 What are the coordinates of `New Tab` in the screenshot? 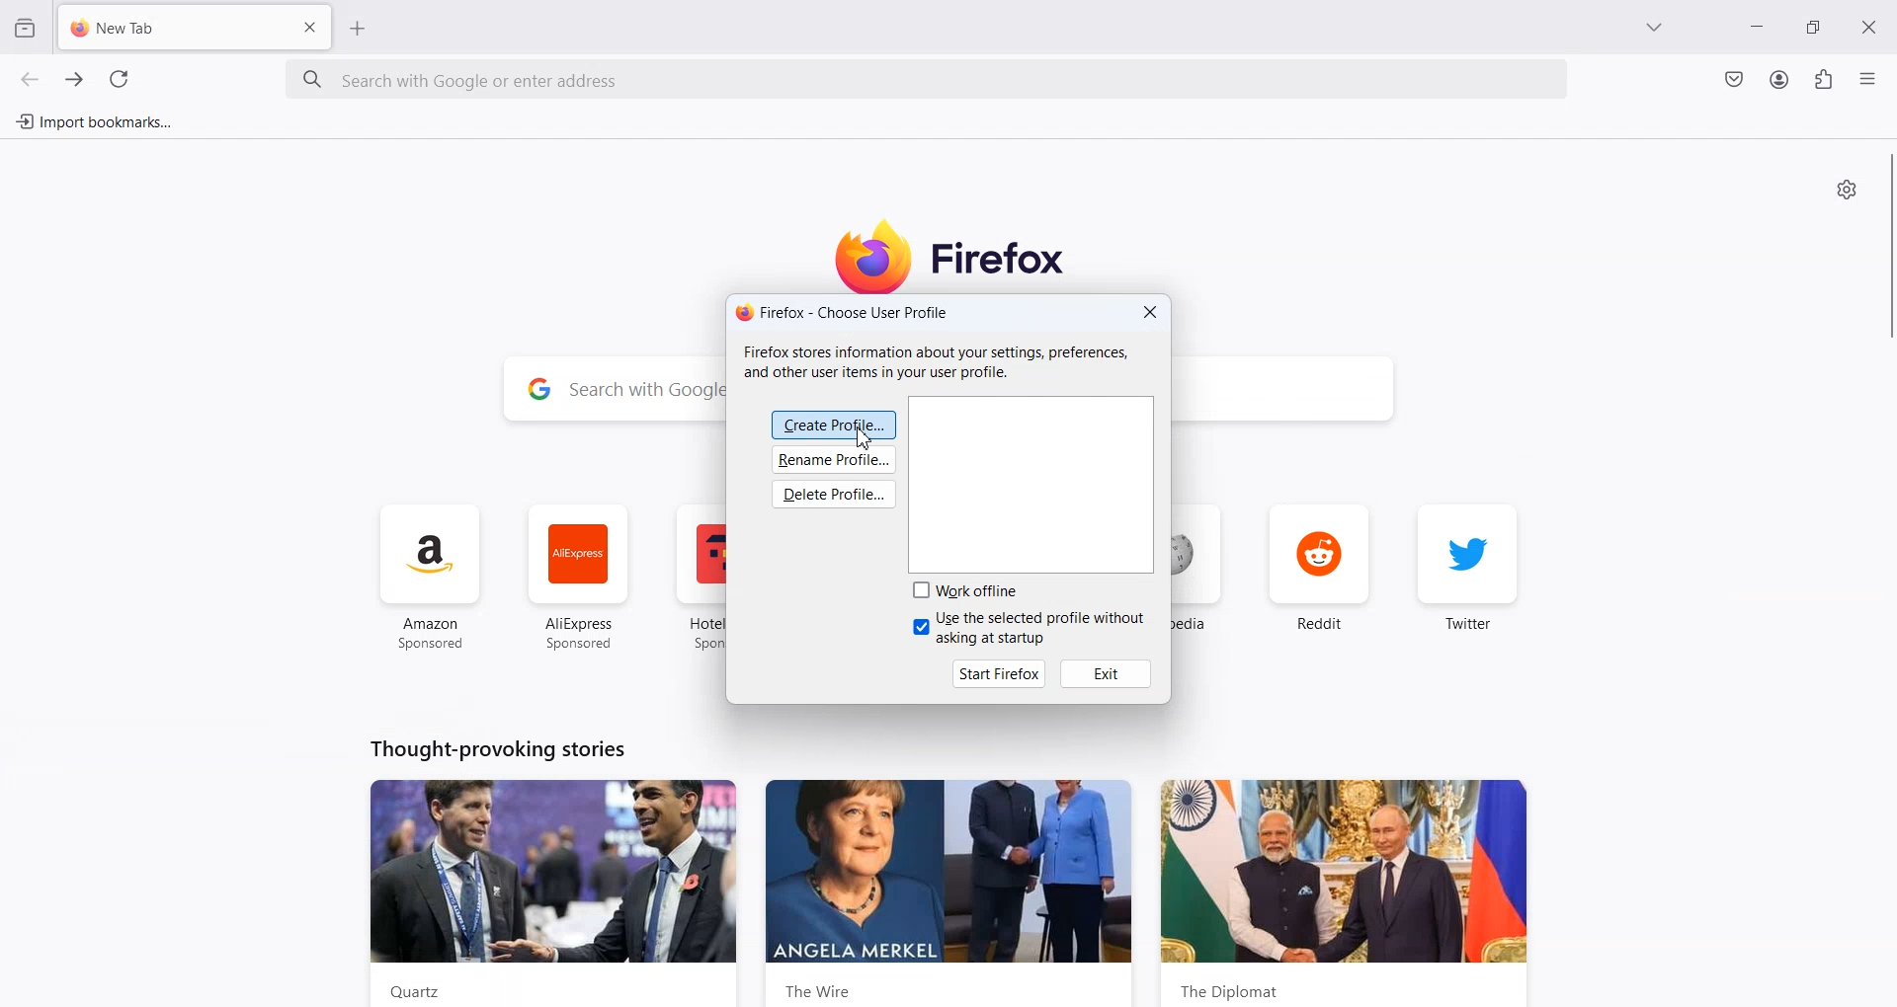 It's located at (165, 29).